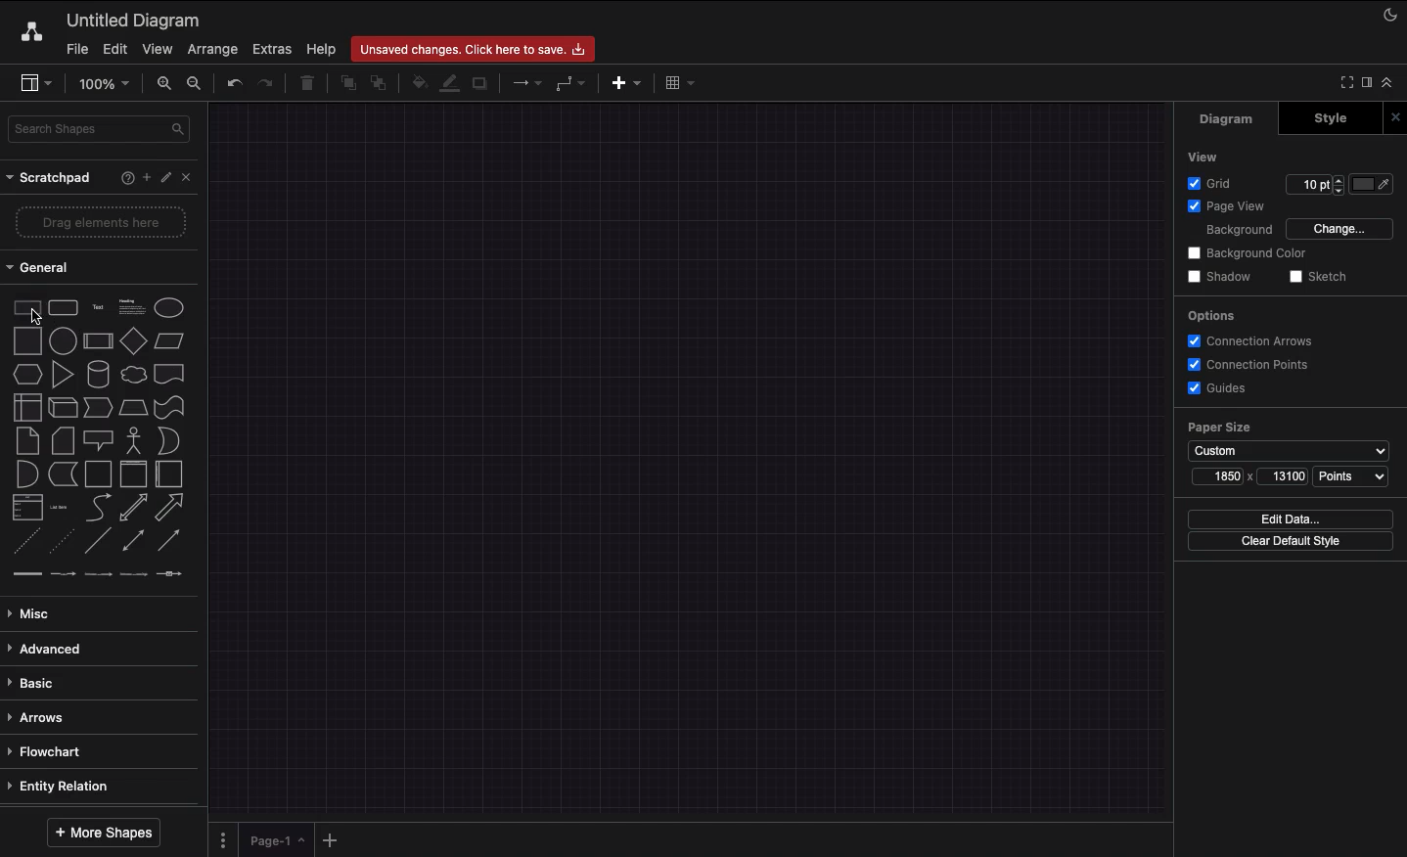  I want to click on Page 1, so click(278, 841).